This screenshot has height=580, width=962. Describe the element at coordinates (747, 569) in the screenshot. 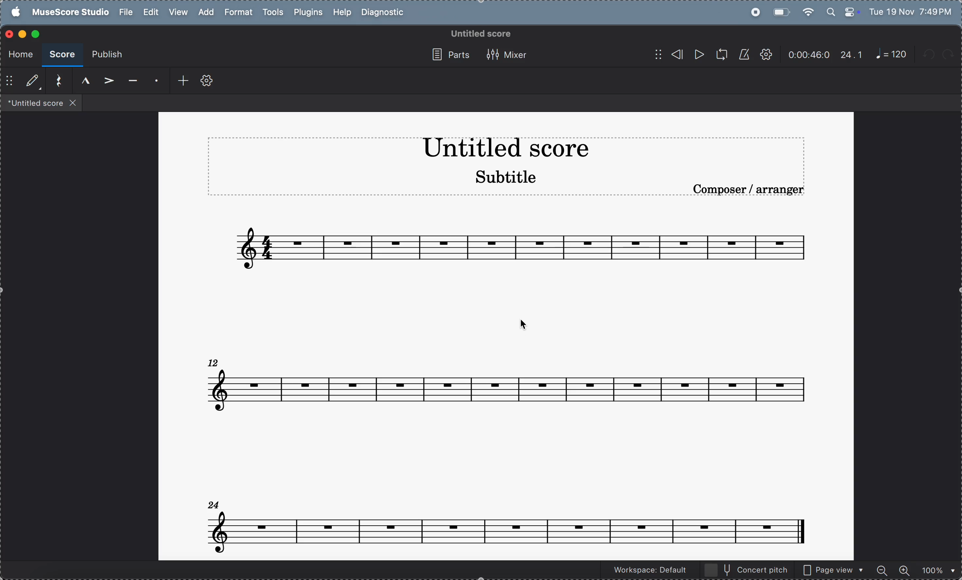

I see `concert pitch` at that location.